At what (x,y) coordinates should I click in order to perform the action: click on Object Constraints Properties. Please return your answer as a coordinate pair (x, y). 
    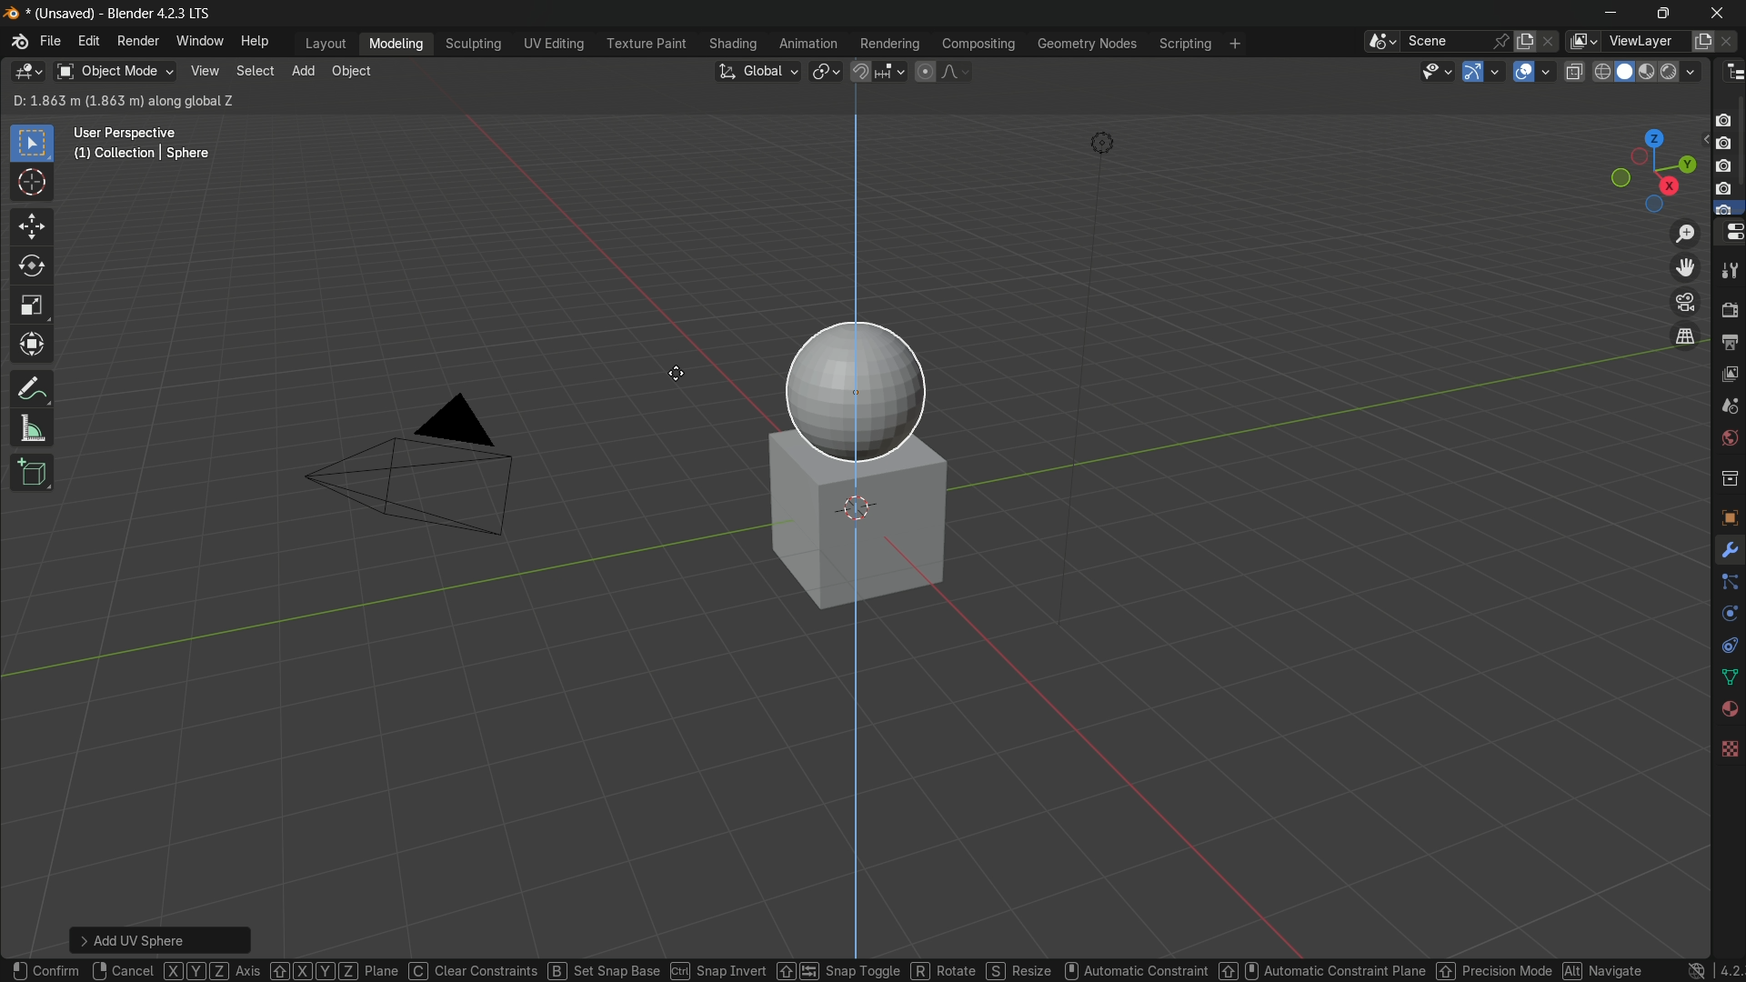
    Looking at the image, I should click on (1729, 642).